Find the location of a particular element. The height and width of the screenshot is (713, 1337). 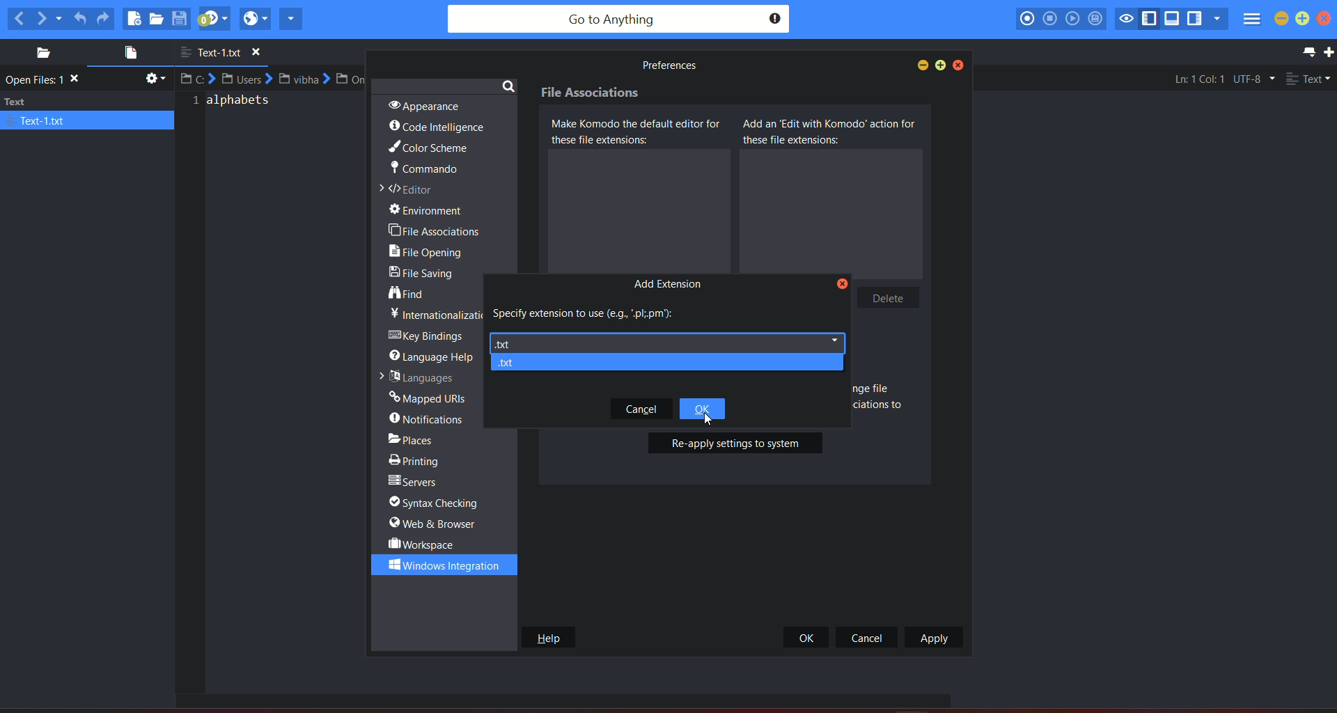

undo is located at coordinates (80, 16).